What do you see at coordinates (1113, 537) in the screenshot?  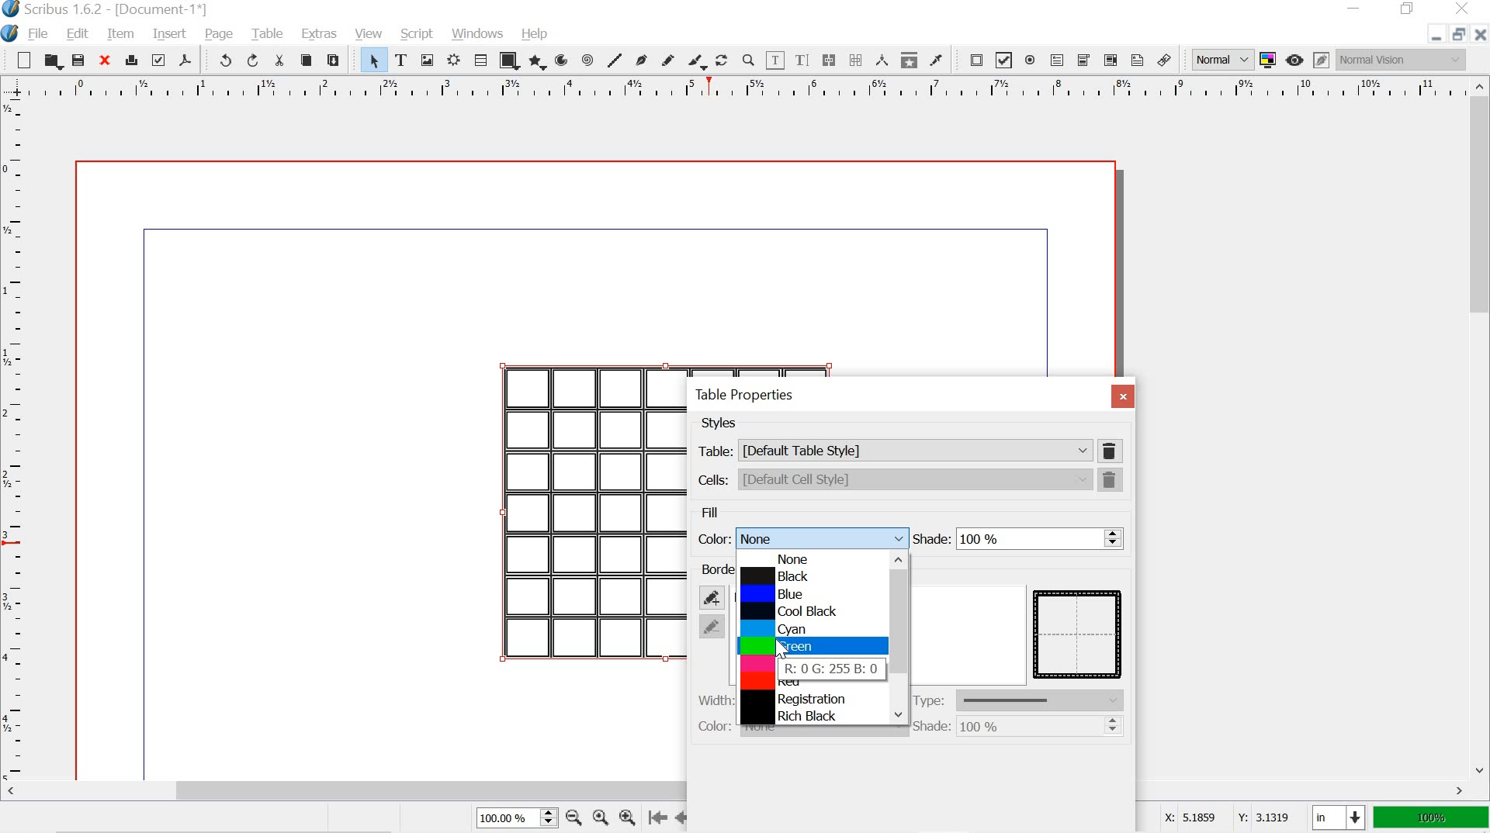 I see `shades change` at bounding box center [1113, 537].